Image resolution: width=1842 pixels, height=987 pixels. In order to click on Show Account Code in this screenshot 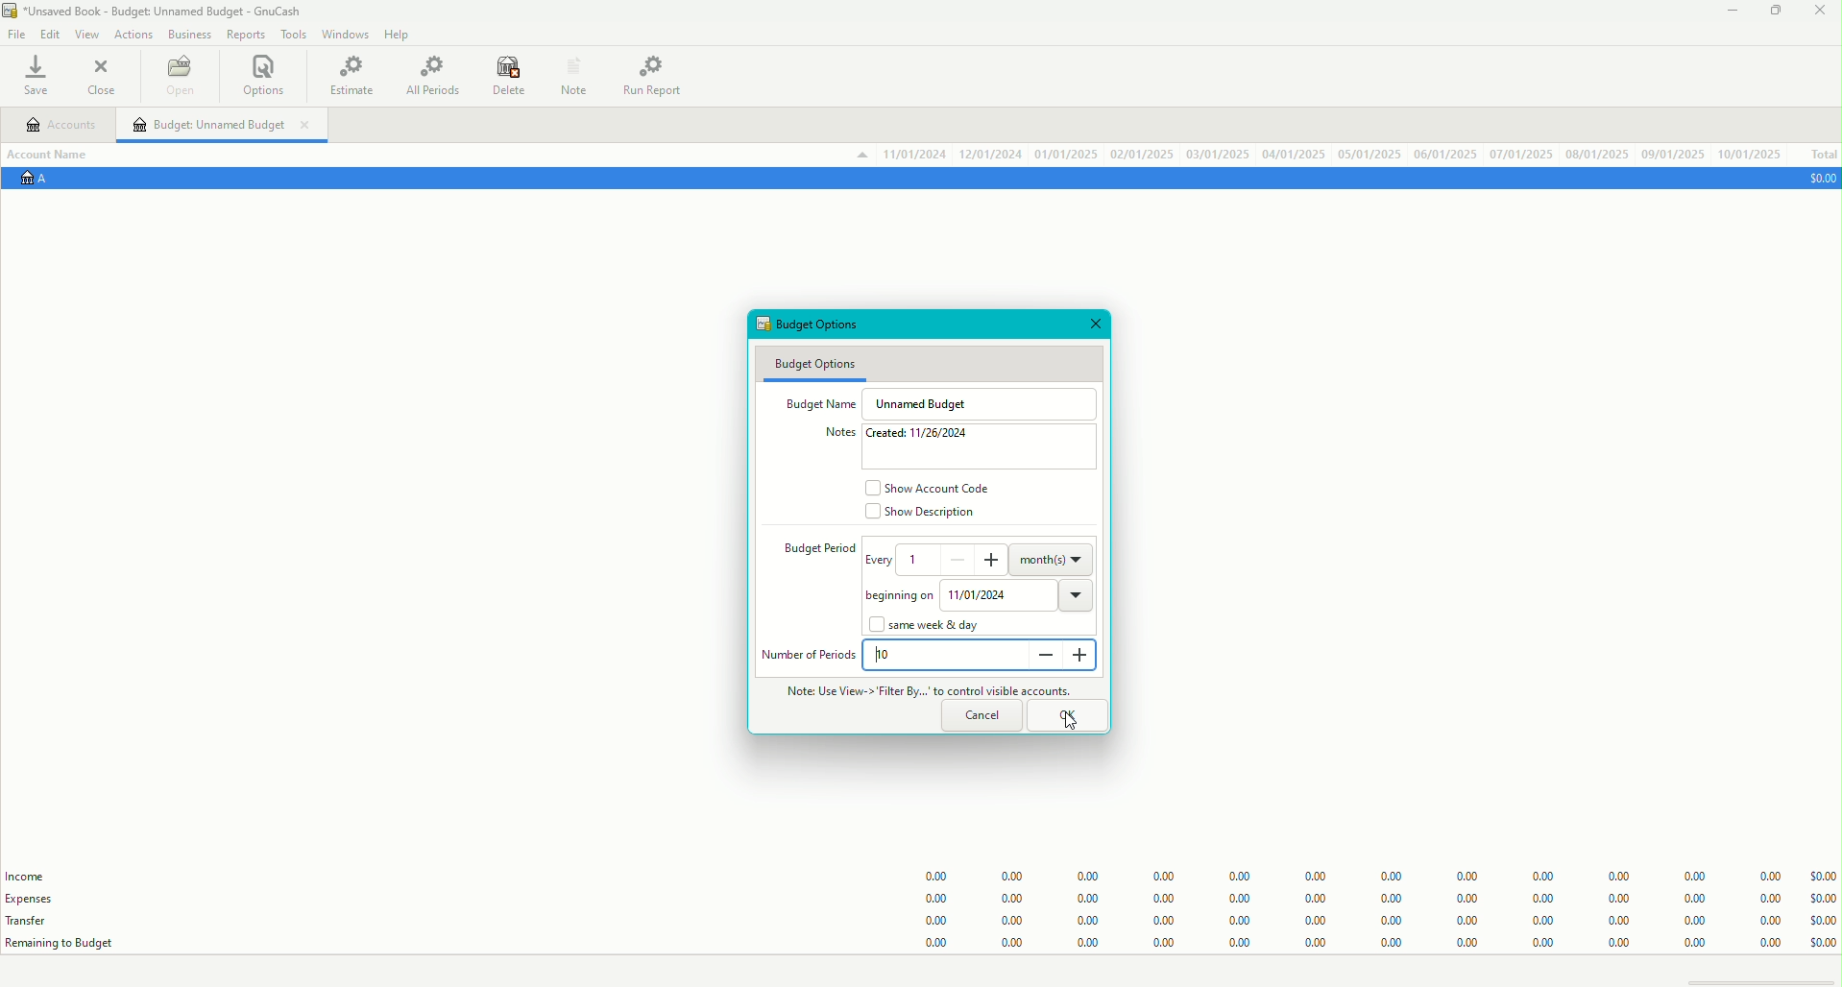, I will do `click(933, 487)`.